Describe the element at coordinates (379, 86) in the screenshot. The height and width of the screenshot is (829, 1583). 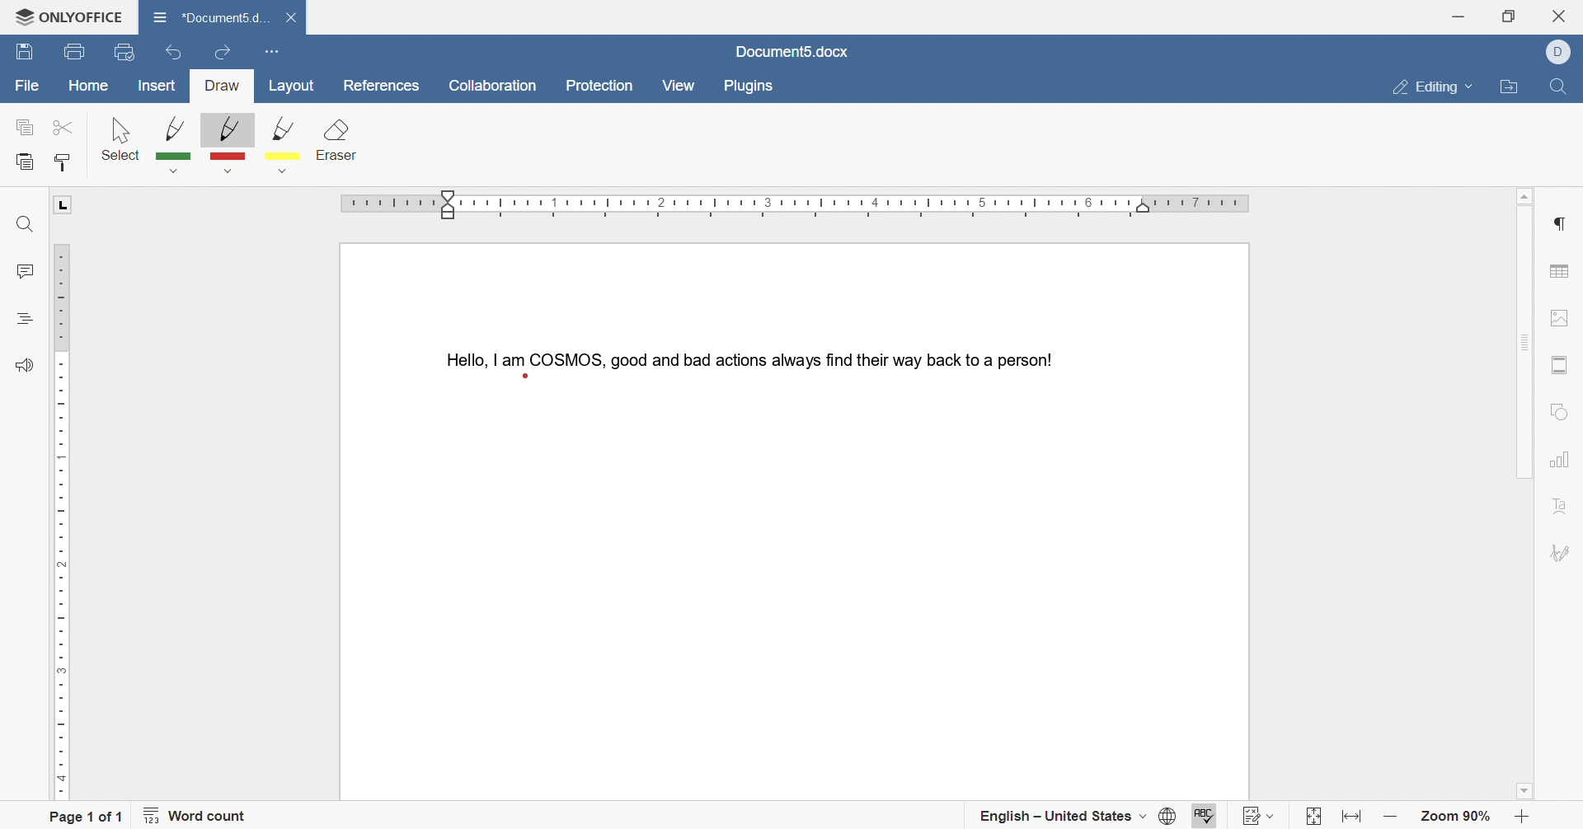
I see `references` at that location.